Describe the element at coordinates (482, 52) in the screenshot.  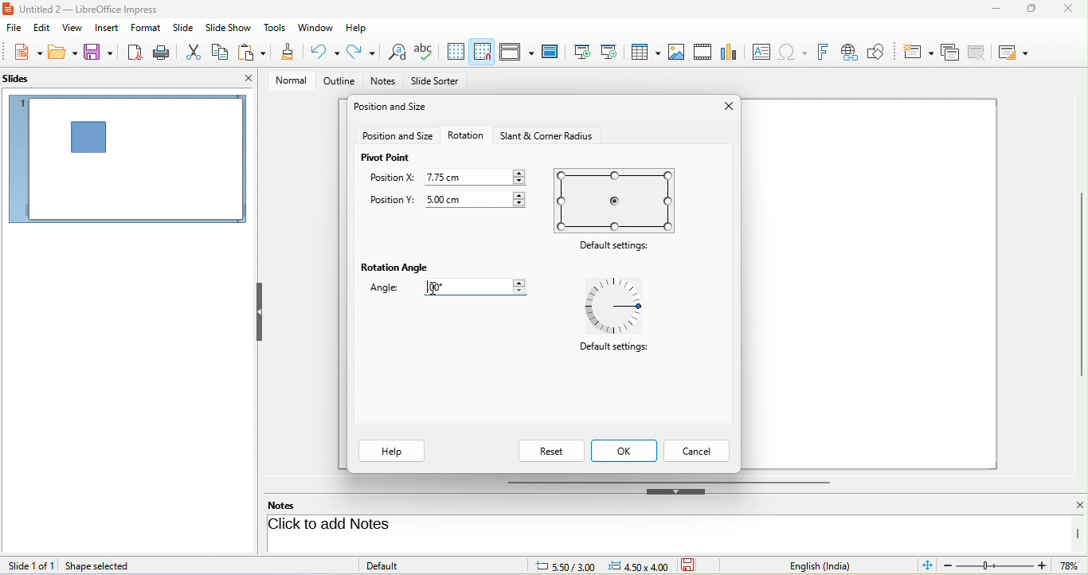
I see `snap to grid` at that location.